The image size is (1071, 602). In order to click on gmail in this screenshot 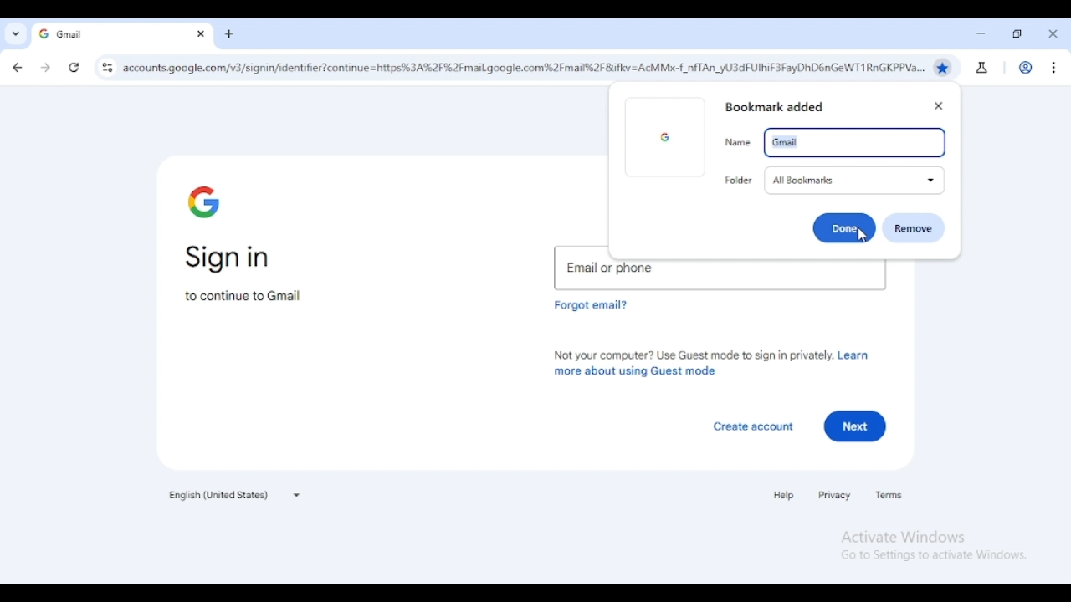, I will do `click(857, 143)`.